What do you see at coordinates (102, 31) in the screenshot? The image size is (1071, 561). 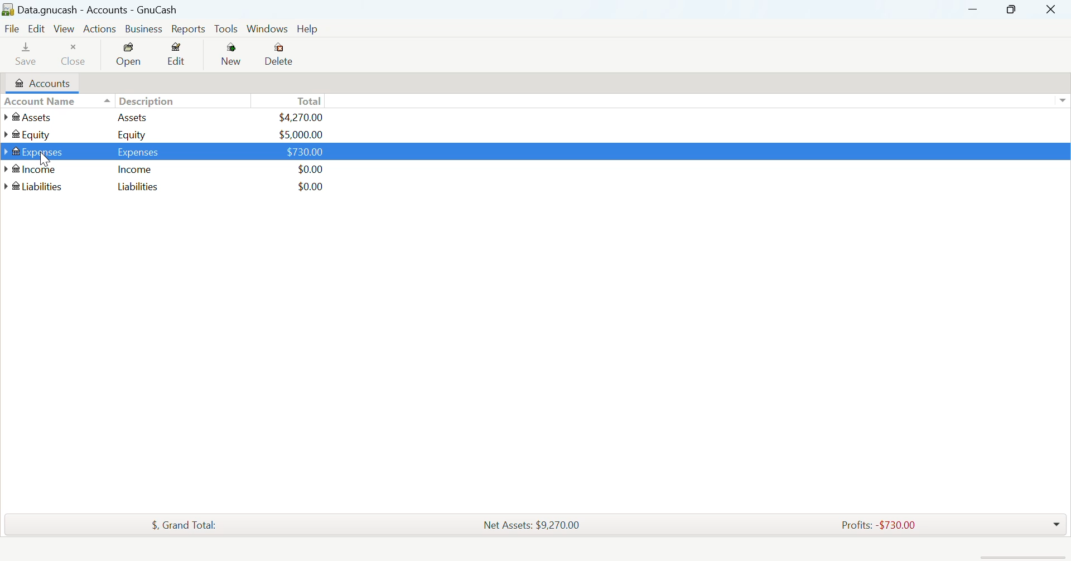 I see `Actions` at bounding box center [102, 31].